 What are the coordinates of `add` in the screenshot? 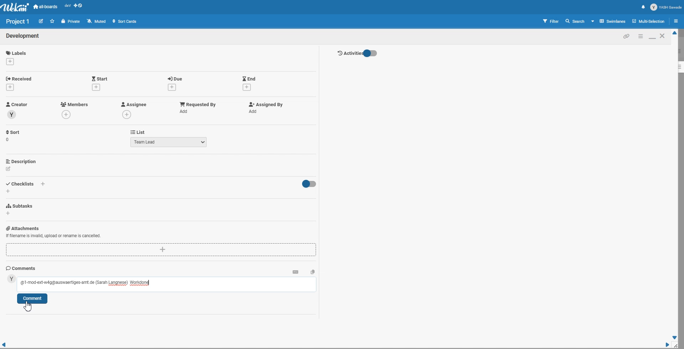 It's located at (171, 87).